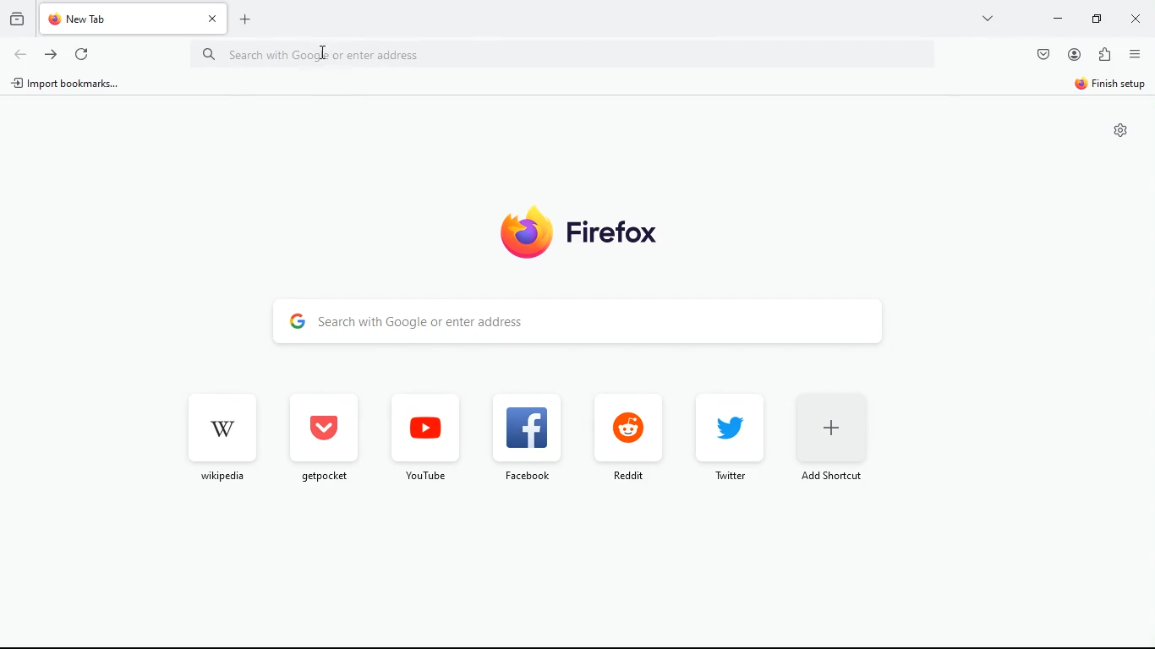 This screenshot has height=649, width=1155. I want to click on tab, so click(135, 18).